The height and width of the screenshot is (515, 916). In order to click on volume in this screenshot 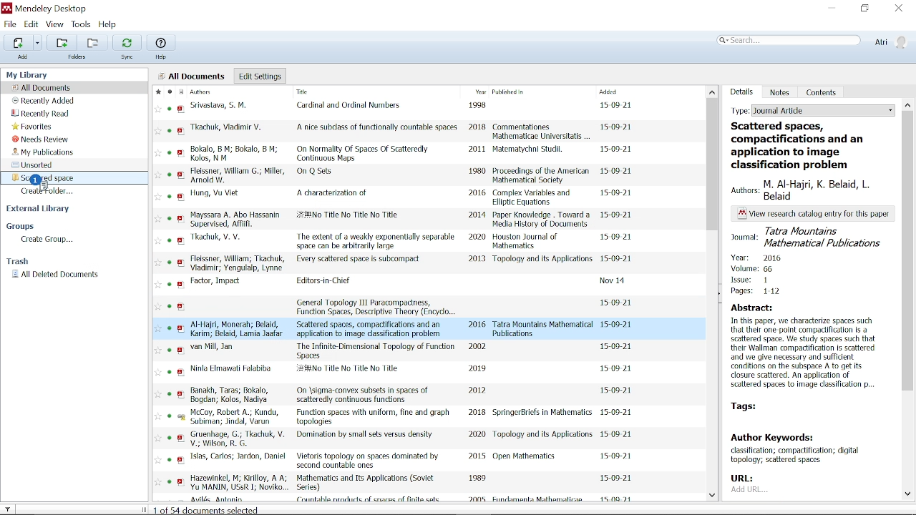, I will do `click(753, 270)`.